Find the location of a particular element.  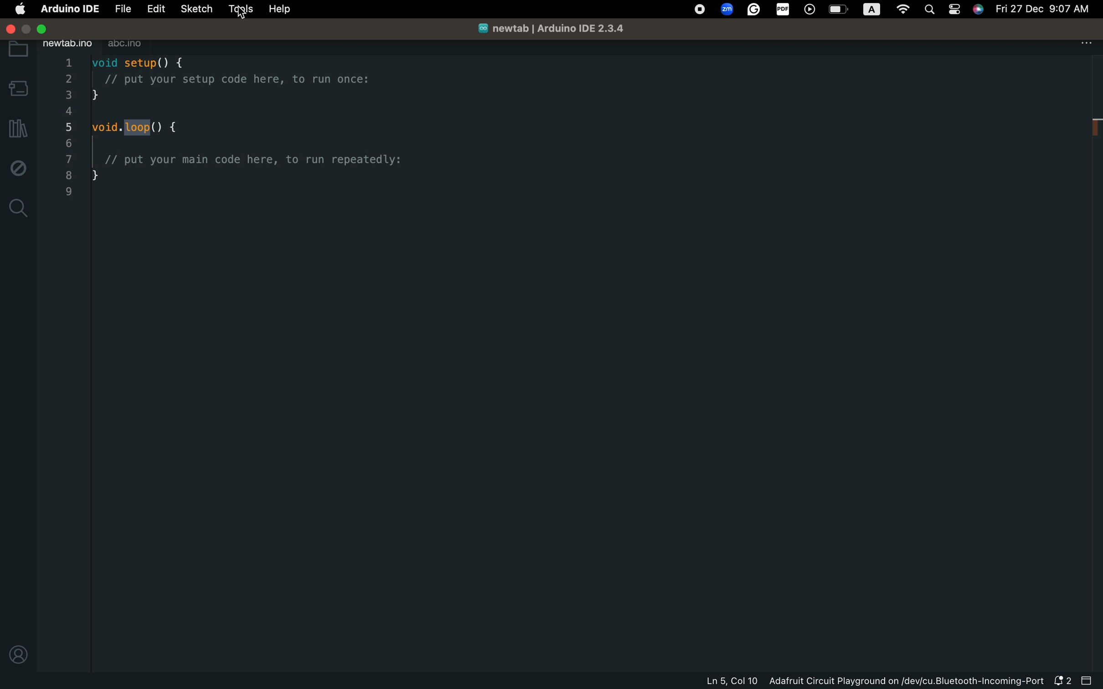

minimize is located at coordinates (27, 29).